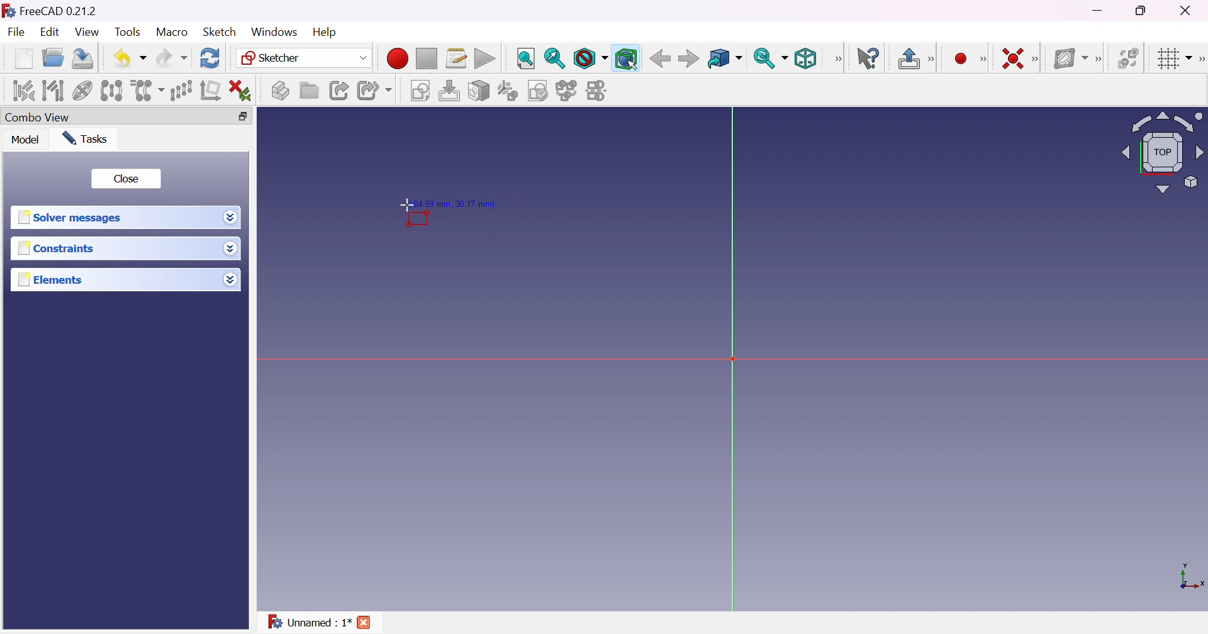 The width and height of the screenshot is (1208, 634). Describe the element at coordinates (526, 58) in the screenshot. I see `Fit all` at that location.